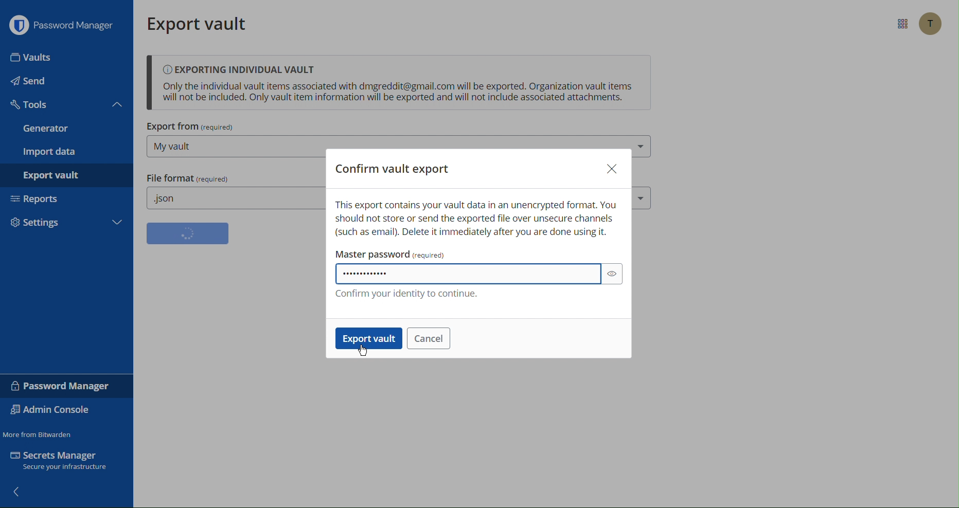 The width and height of the screenshot is (959, 508). What do you see at coordinates (46, 129) in the screenshot?
I see `Generator` at bounding box center [46, 129].